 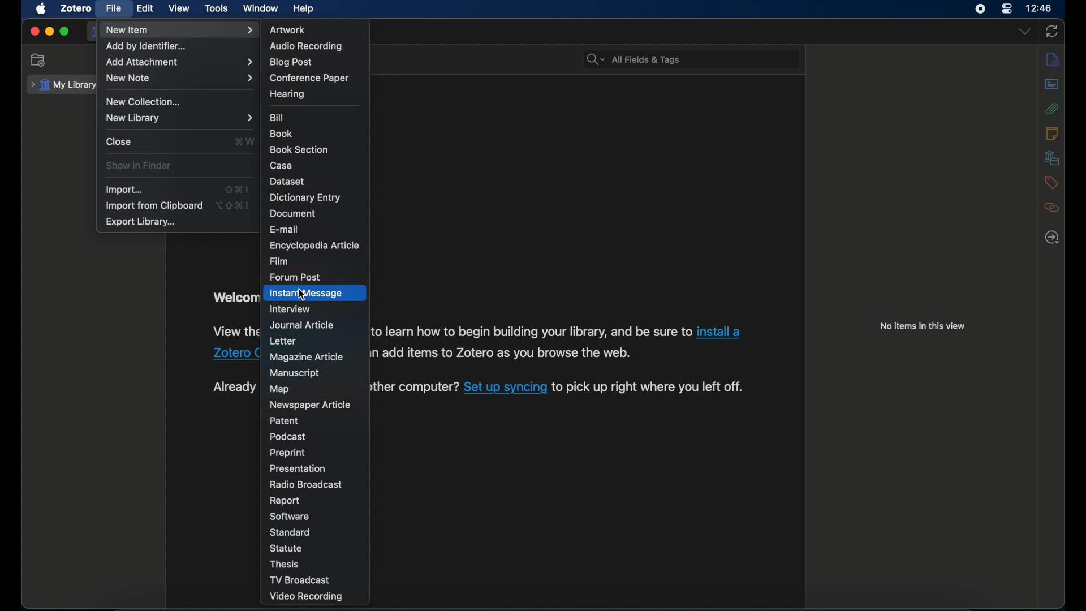 What do you see at coordinates (38, 60) in the screenshot?
I see `new collection` at bounding box center [38, 60].